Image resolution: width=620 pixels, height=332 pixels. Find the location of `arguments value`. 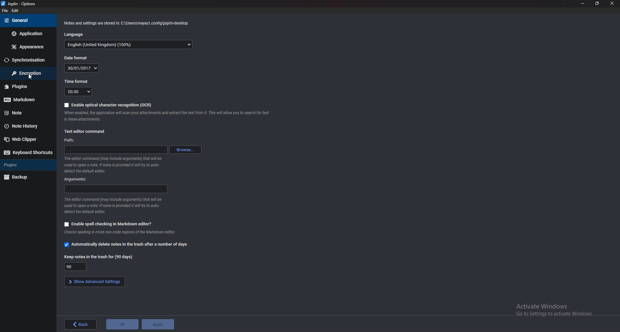

arguments value is located at coordinates (117, 188).